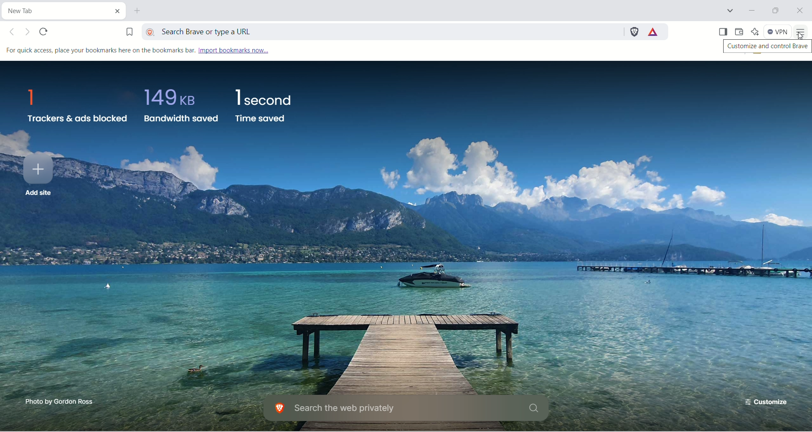 This screenshot has height=432, width=812. What do you see at coordinates (29, 33) in the screenshot?
I see `go forward` at bounding box center [29, 33].